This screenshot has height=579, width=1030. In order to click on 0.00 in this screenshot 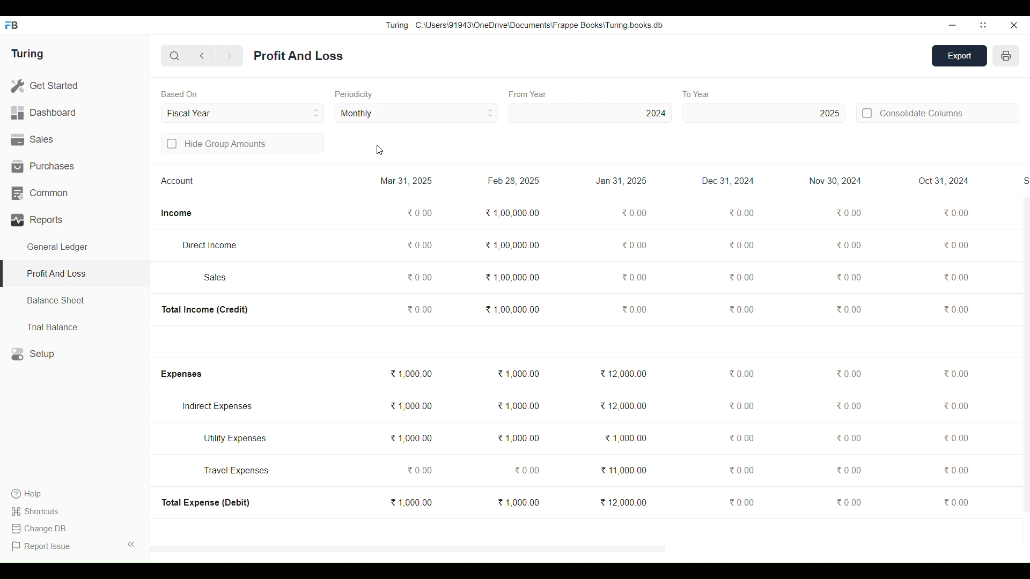, I will do `click(634, 245)`.